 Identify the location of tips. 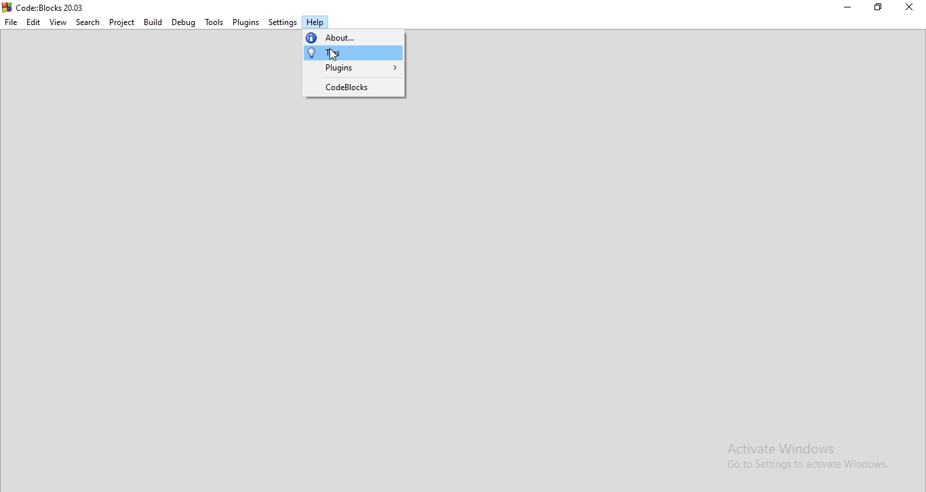
(353, 53).